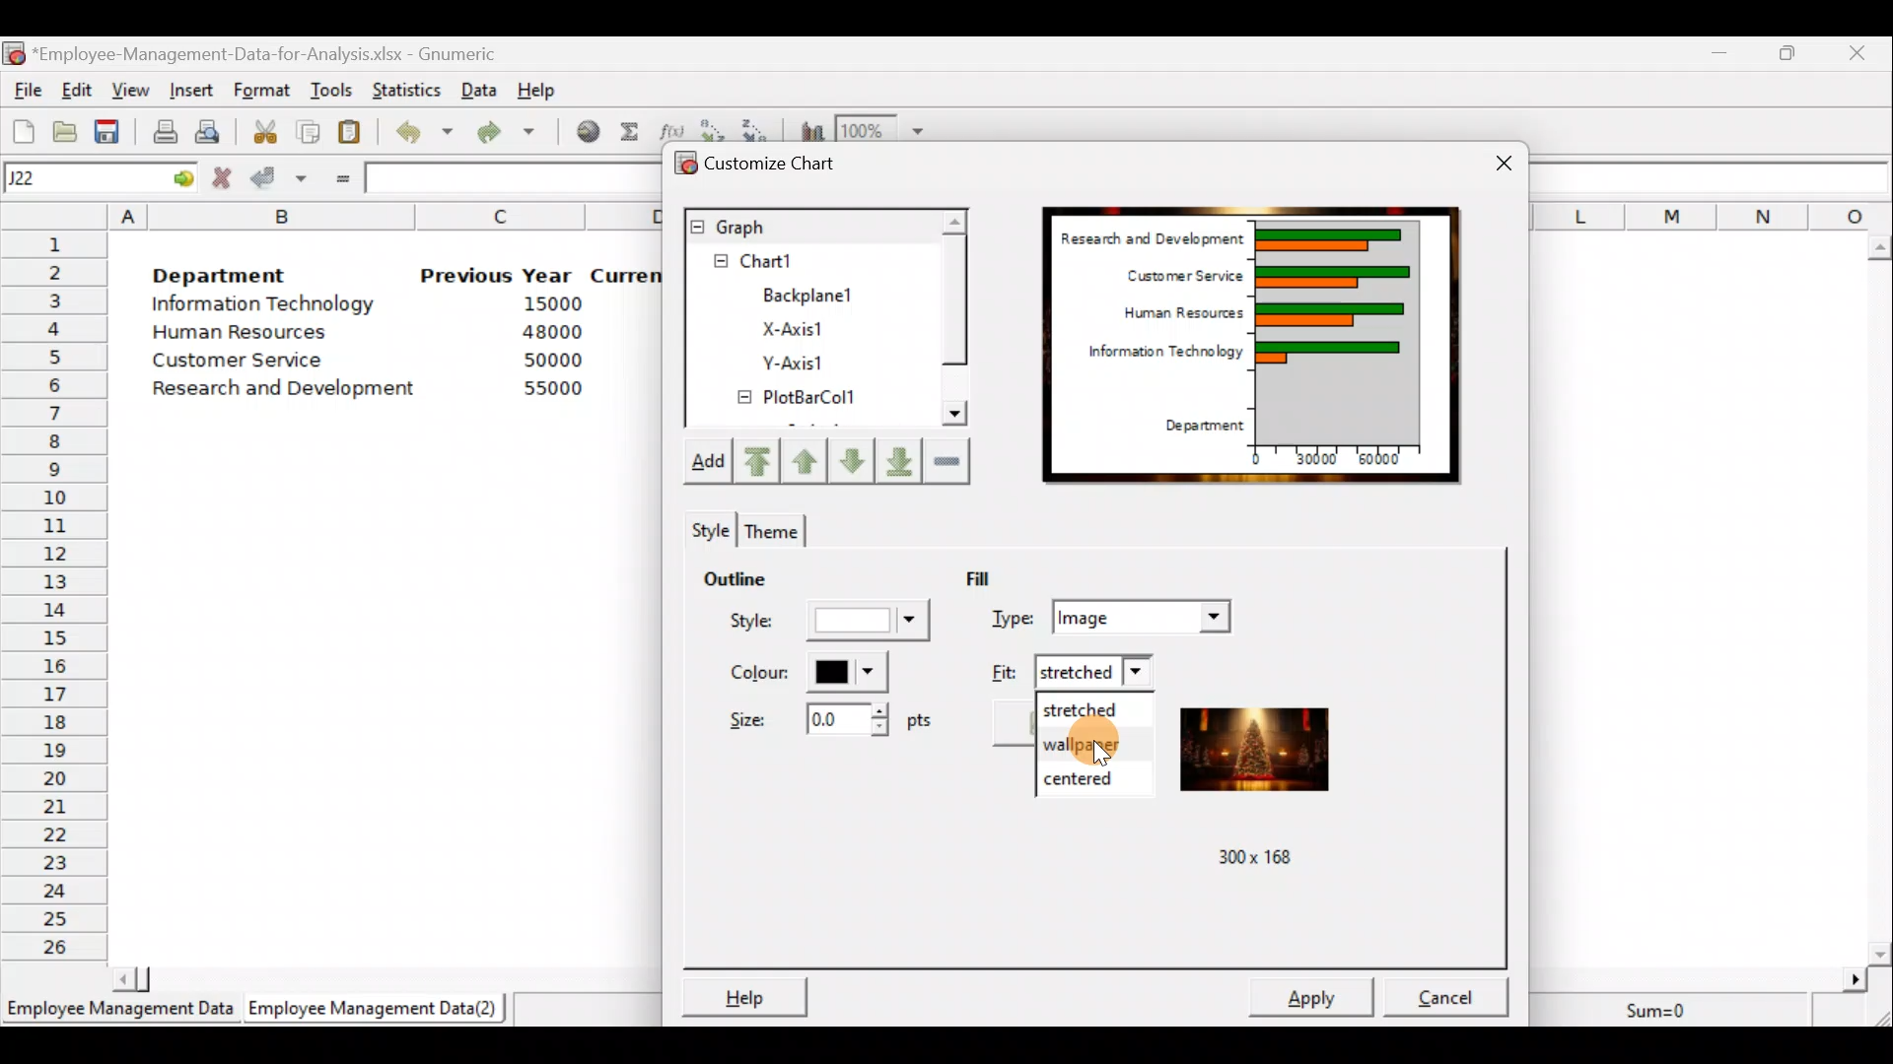  I want to click on Style, so click(708, 528).